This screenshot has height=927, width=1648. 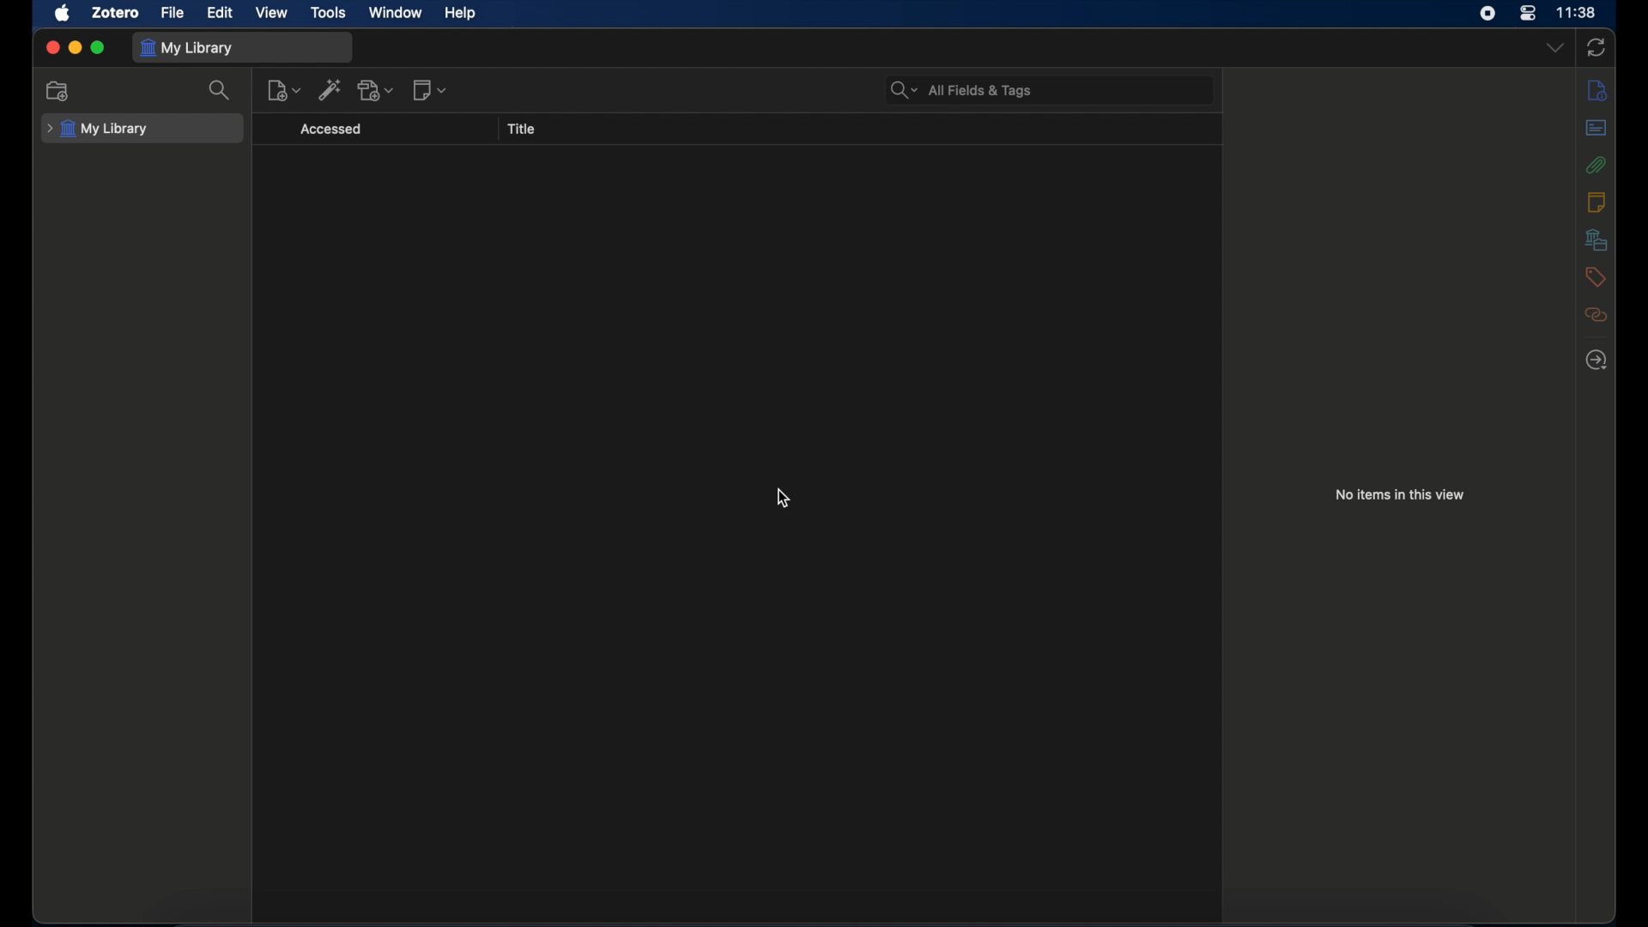 I want to click on apple, so click(x=62, y=14).